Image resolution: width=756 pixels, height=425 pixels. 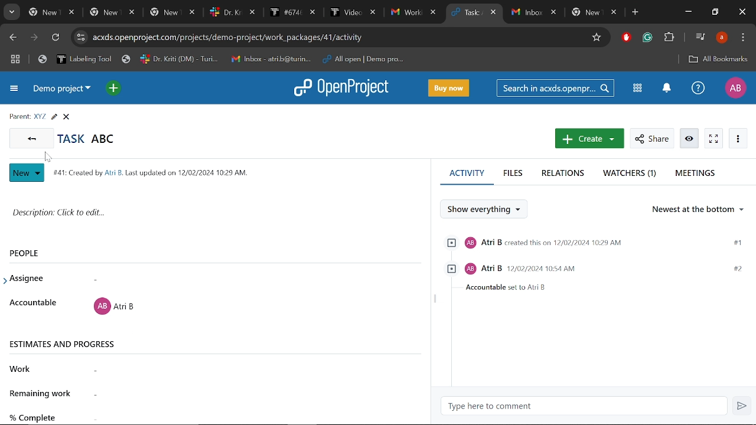 What do you see at coordinates (563, 174) in the screenshot?
I see `Relations` at bounding box center [563, 174].